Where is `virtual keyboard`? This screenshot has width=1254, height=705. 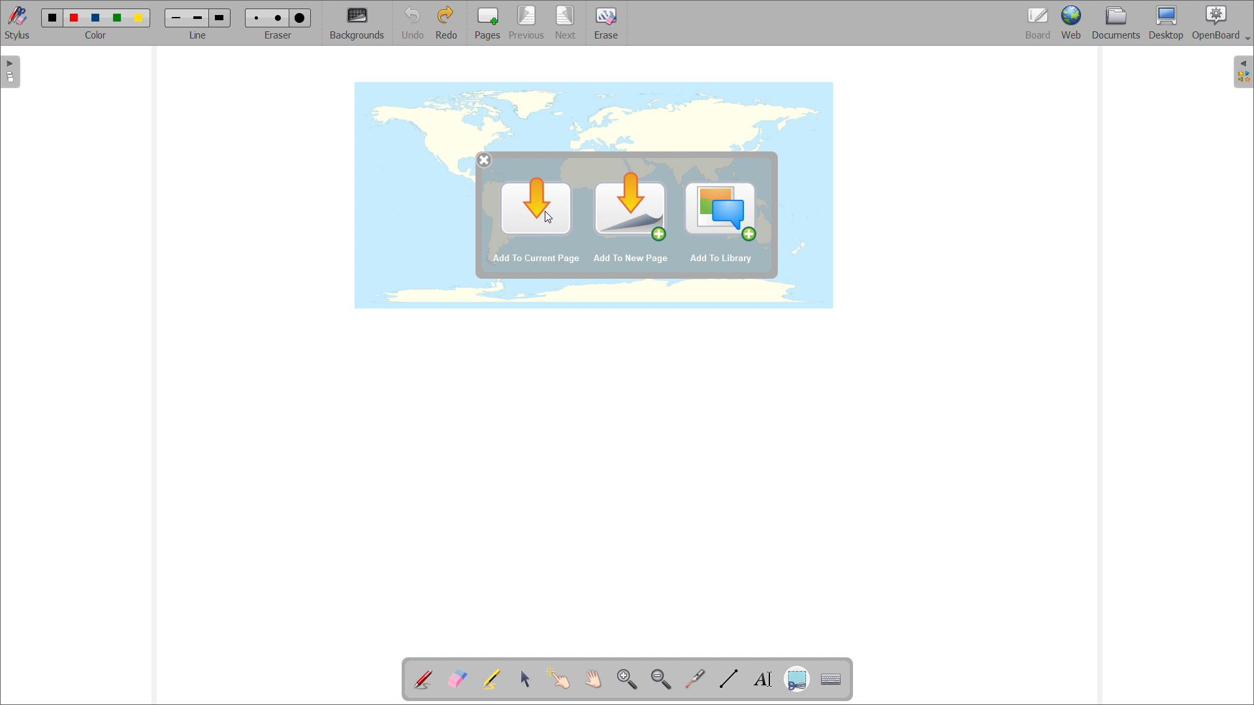 virtual keyboard is located at coordinates (831, 680).